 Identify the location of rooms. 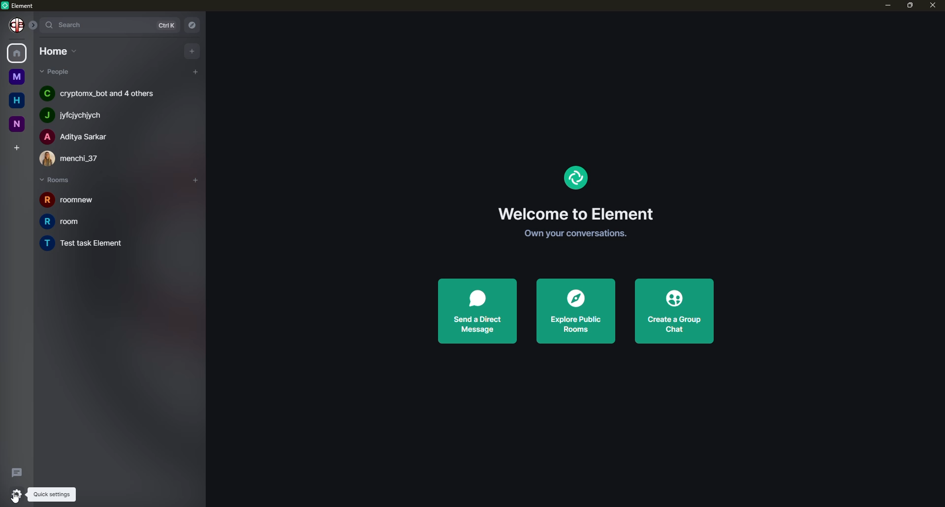
(58, 180).